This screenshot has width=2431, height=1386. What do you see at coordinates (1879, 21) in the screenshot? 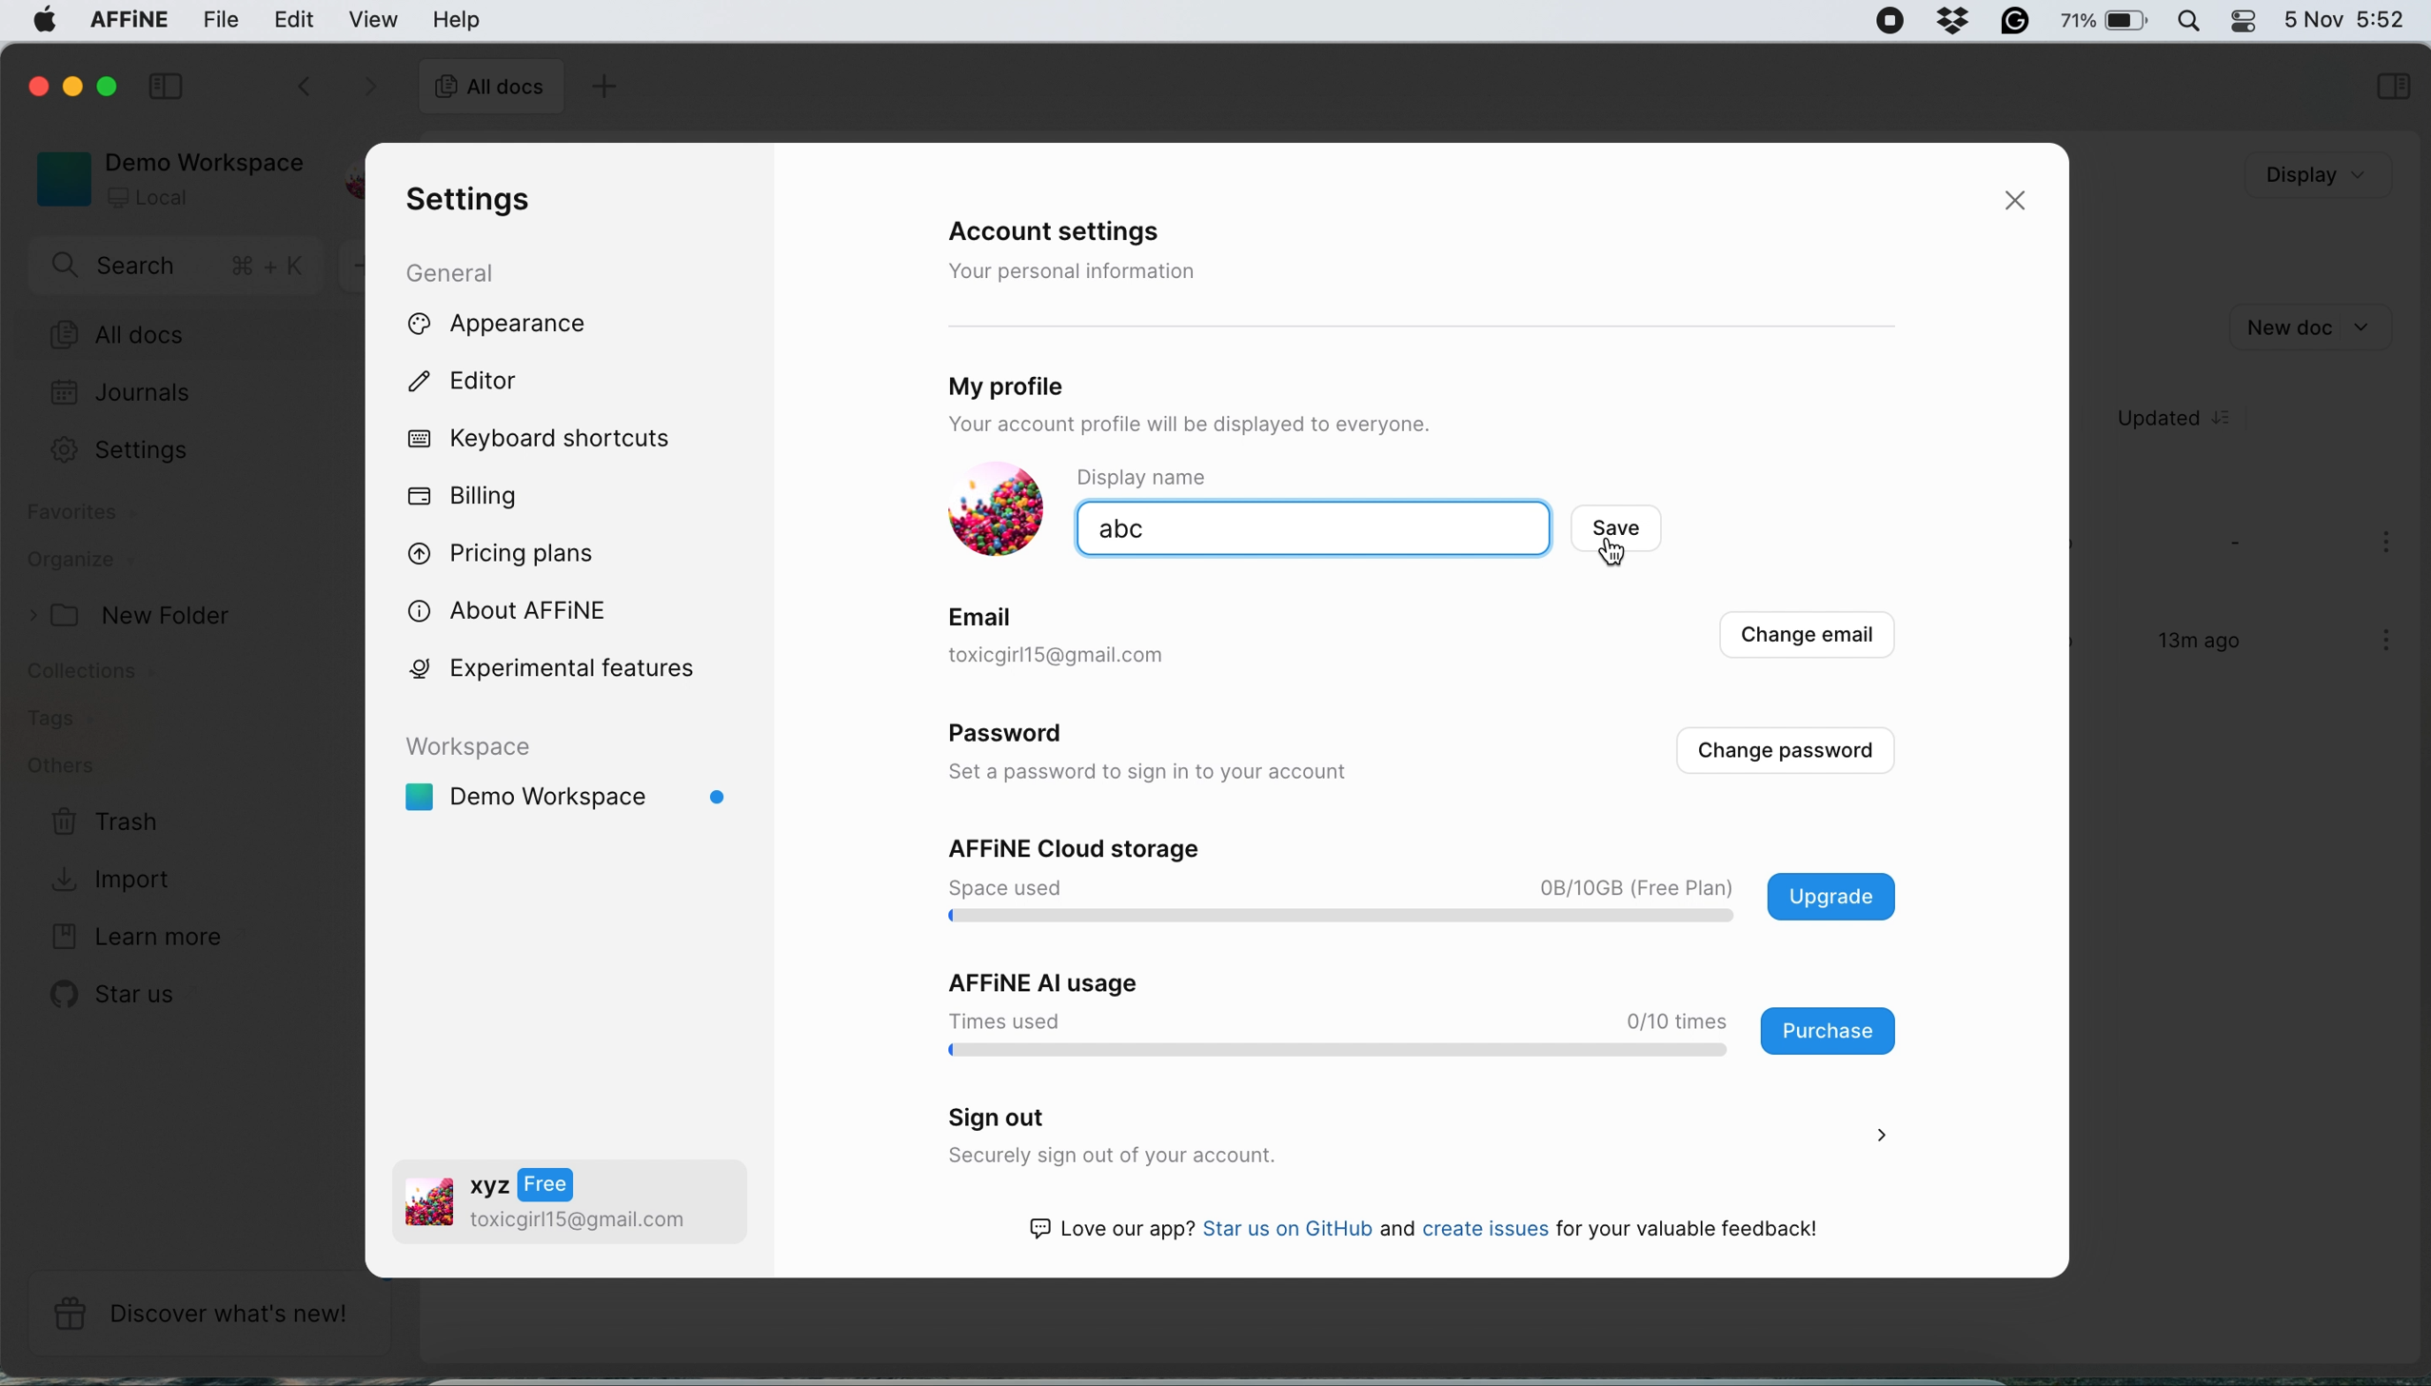
I see `screen recorder` at bounding box center [1879, 21].